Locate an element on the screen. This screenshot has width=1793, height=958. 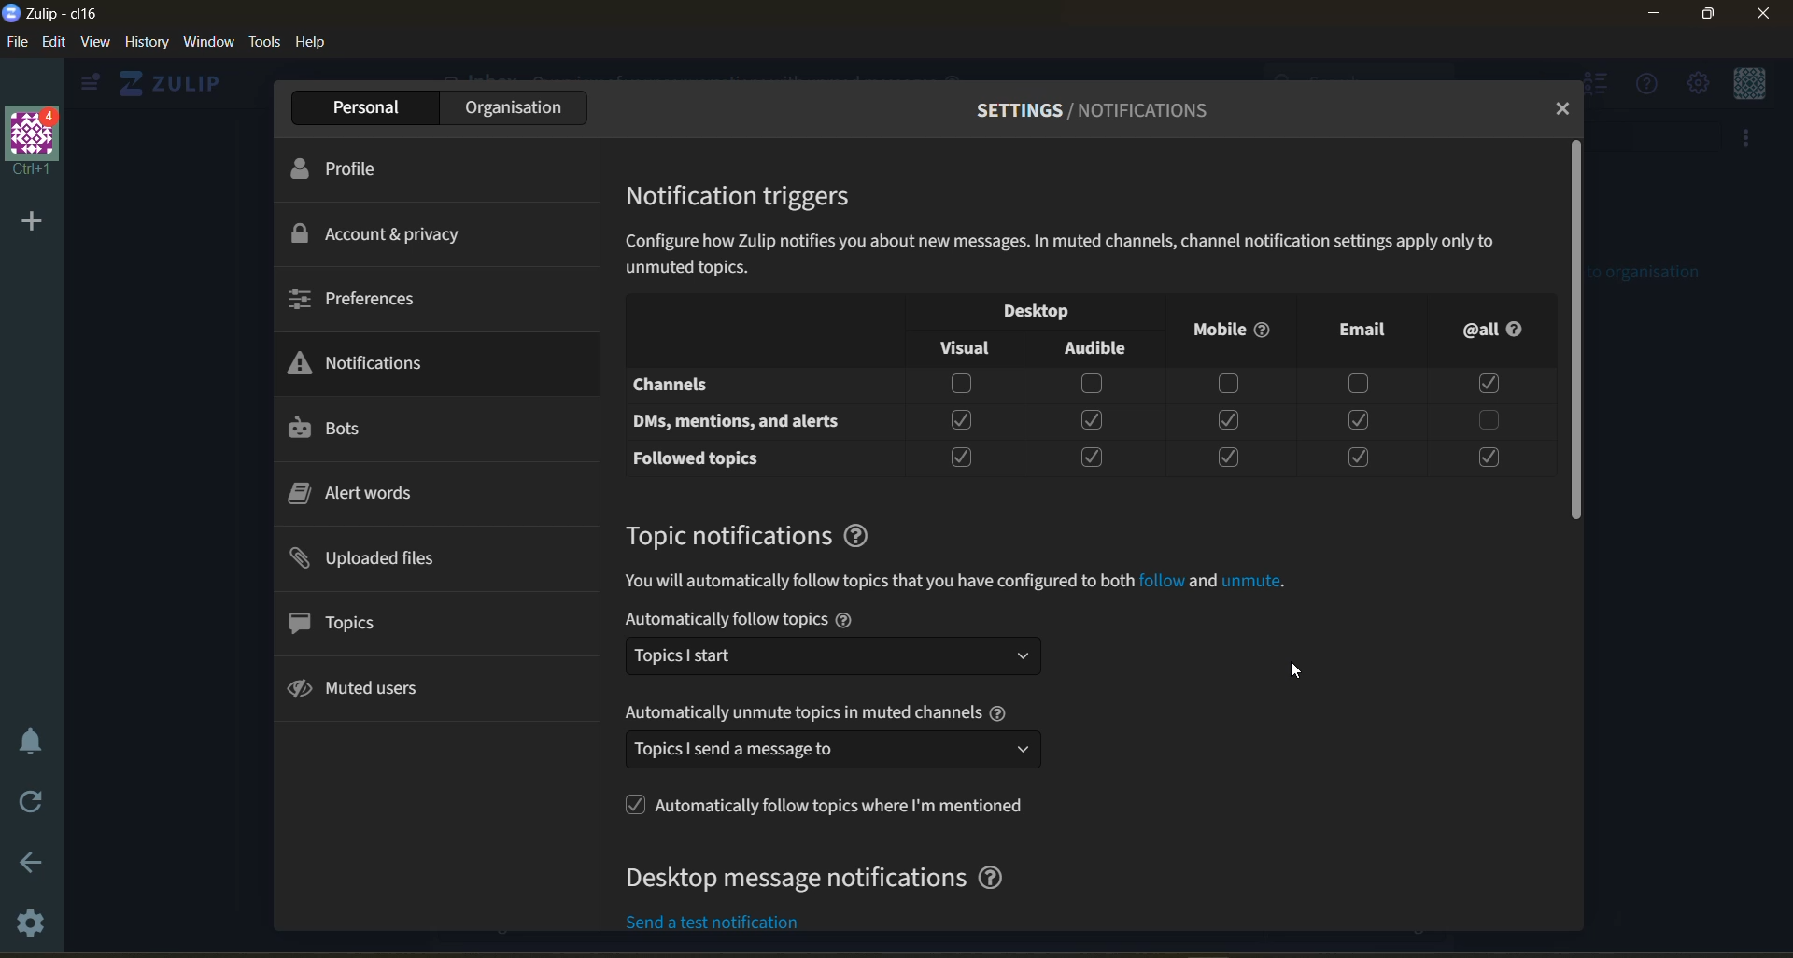
information is located at coordinates (969, 583).